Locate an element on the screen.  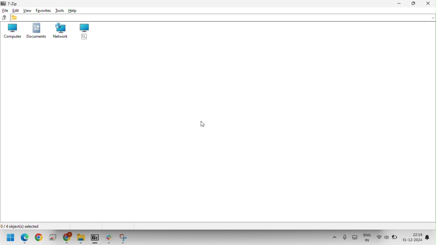
Minimize is located at coordinates (400, 3).